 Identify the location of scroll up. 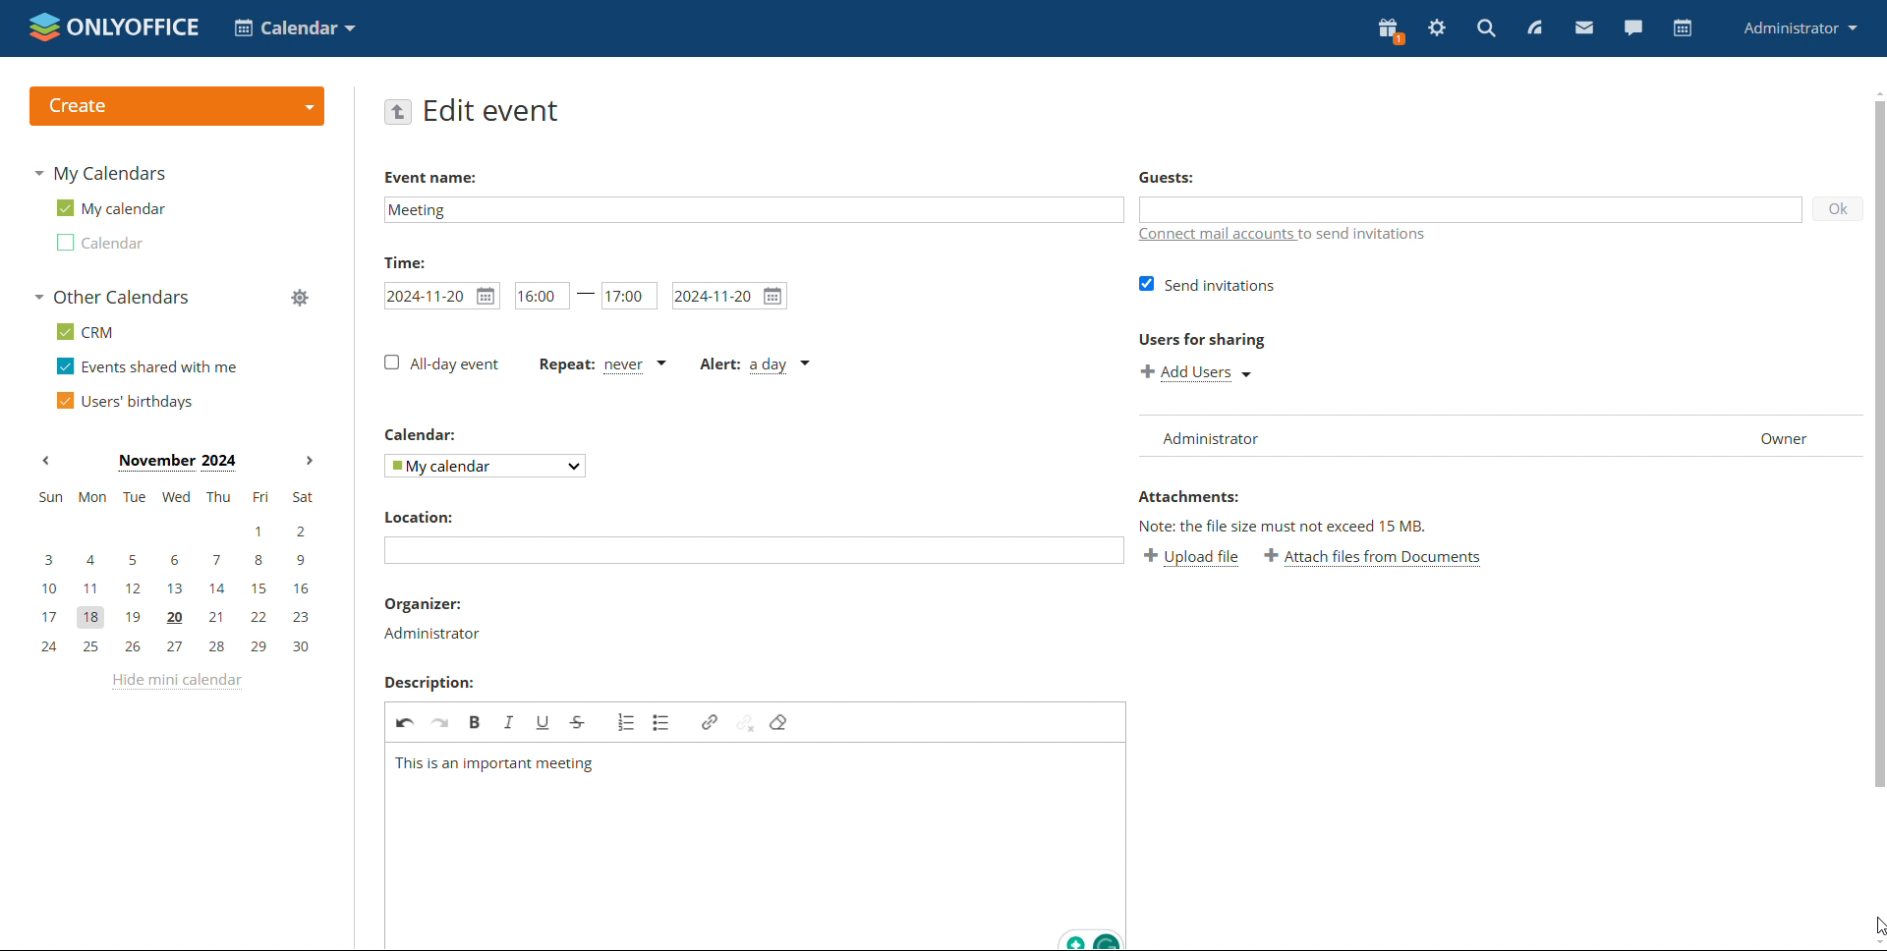
(1875, 91).